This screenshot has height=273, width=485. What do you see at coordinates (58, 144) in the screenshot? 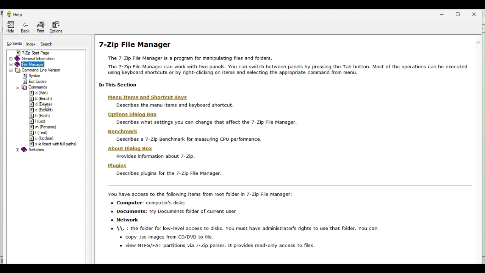
I see `x` at bounding box center [58, 144].